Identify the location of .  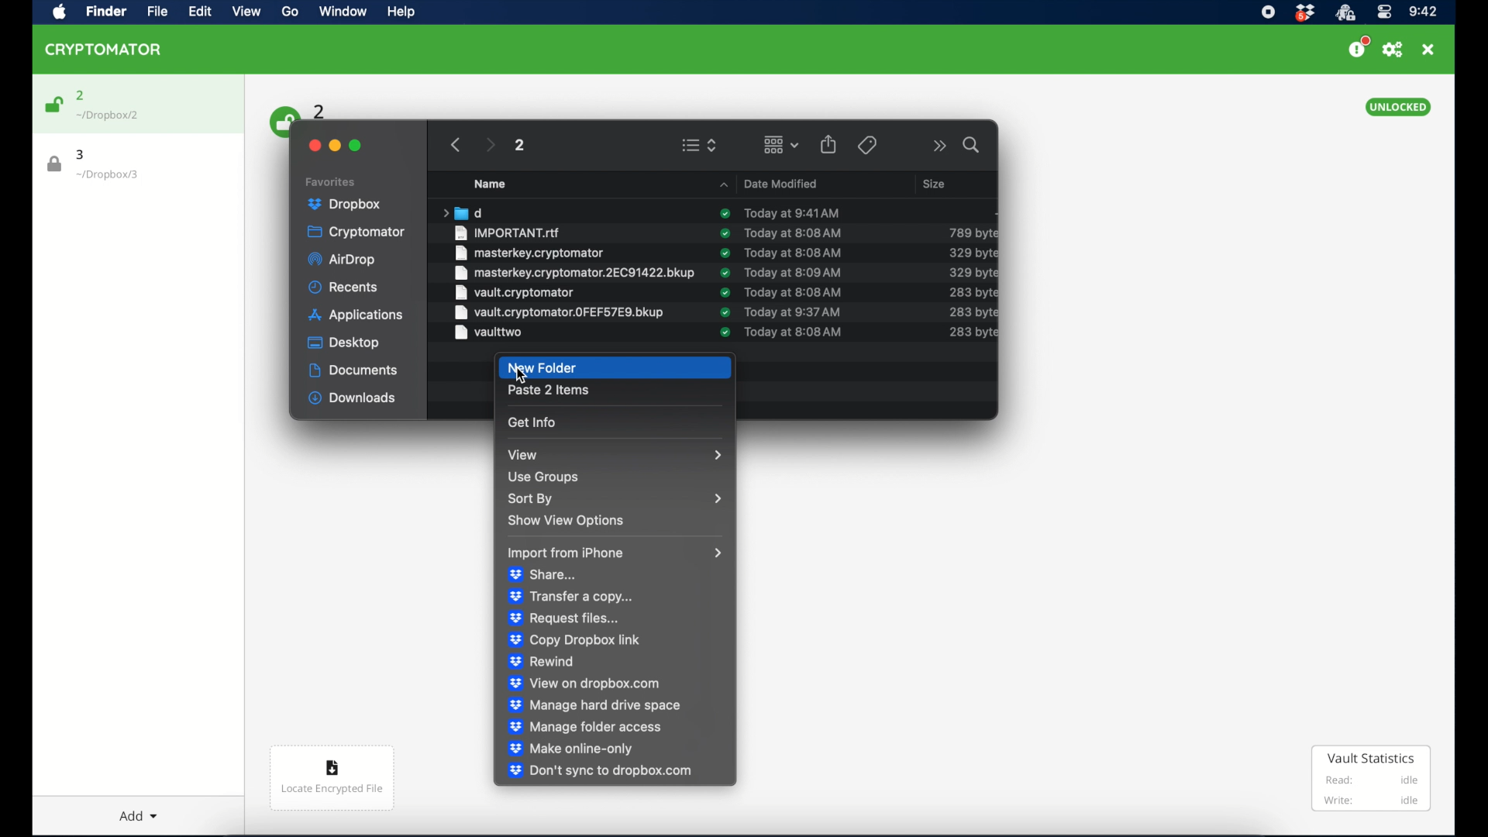
(793, 273).